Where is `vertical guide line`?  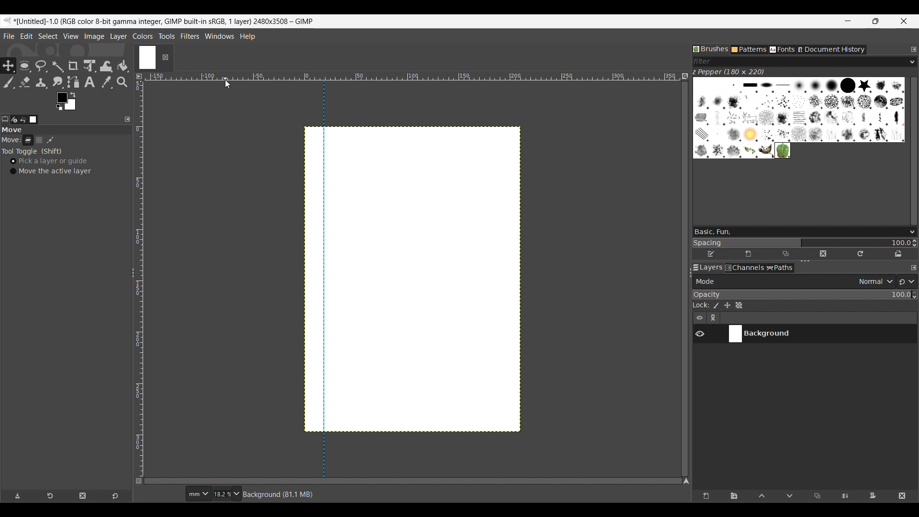 vertical guide line is located at coordinates (323, 275).